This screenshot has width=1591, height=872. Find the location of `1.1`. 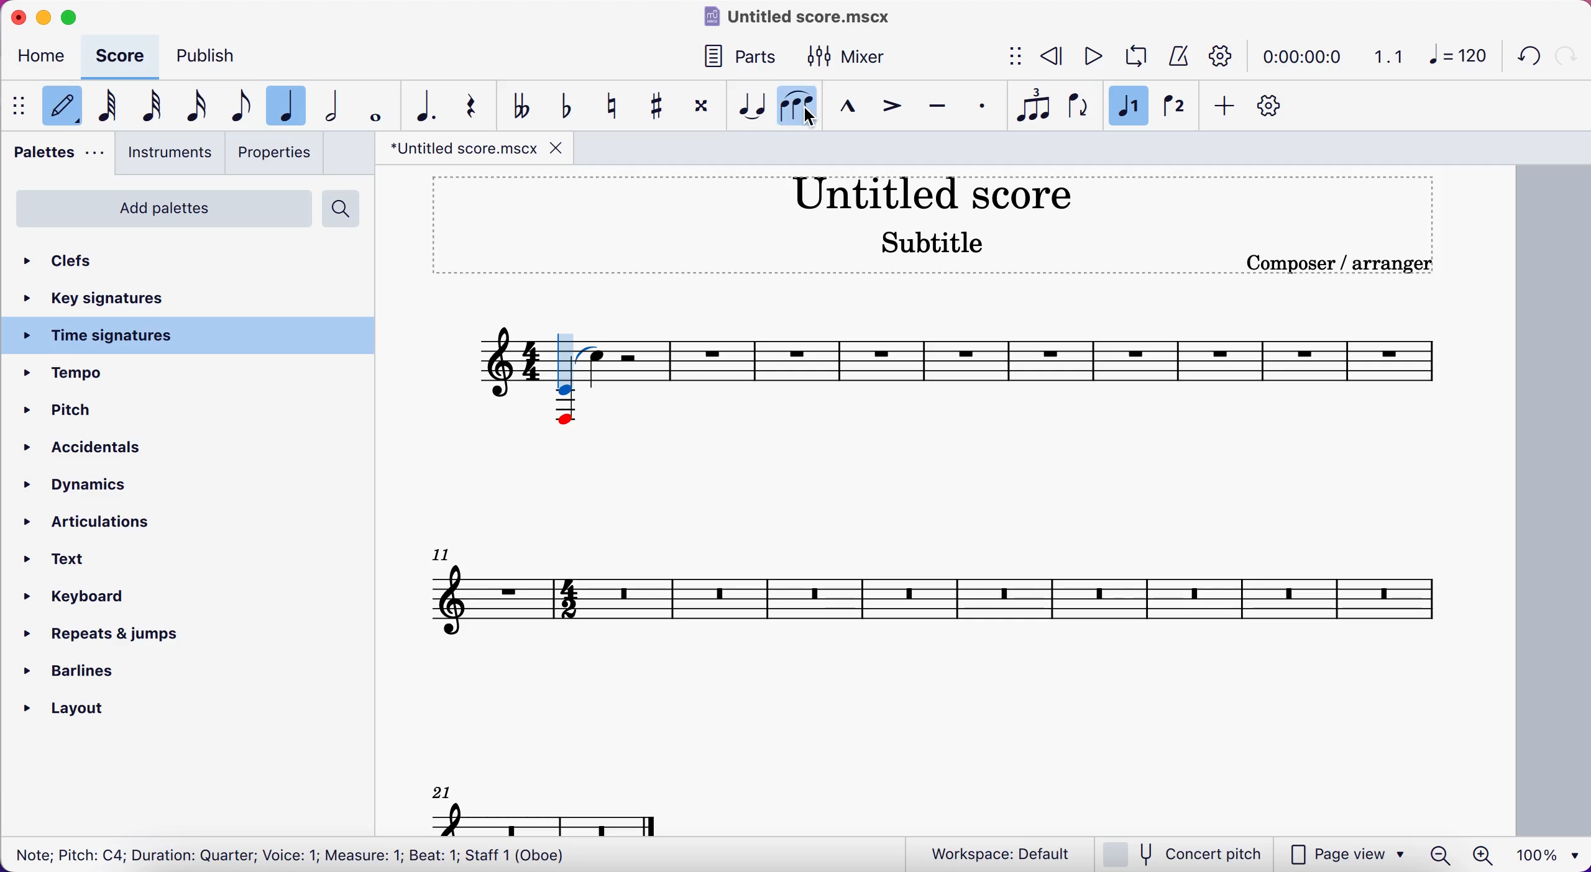

1.1 is located at coordinates (1387, 56).